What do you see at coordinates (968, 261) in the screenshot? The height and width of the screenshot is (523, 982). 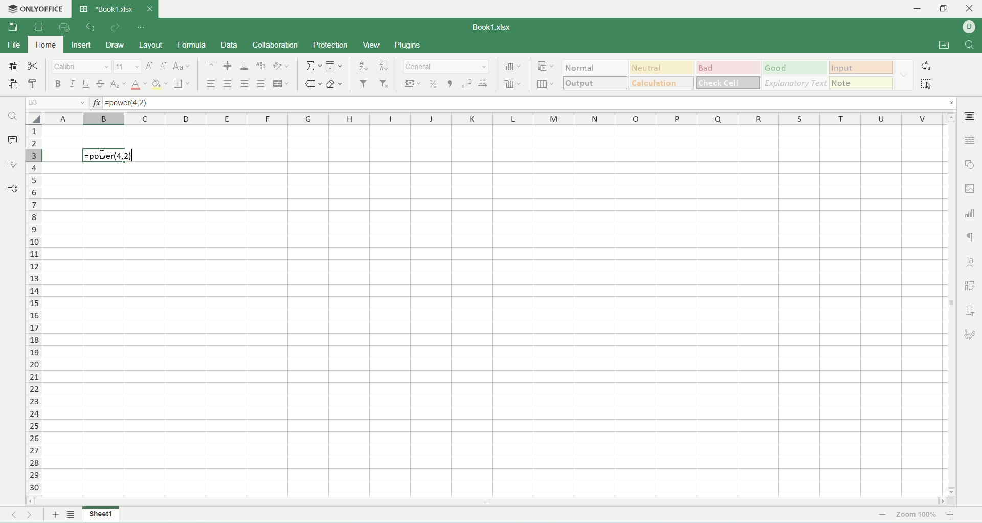 I see `text art ` at bounding box center [968, 261].